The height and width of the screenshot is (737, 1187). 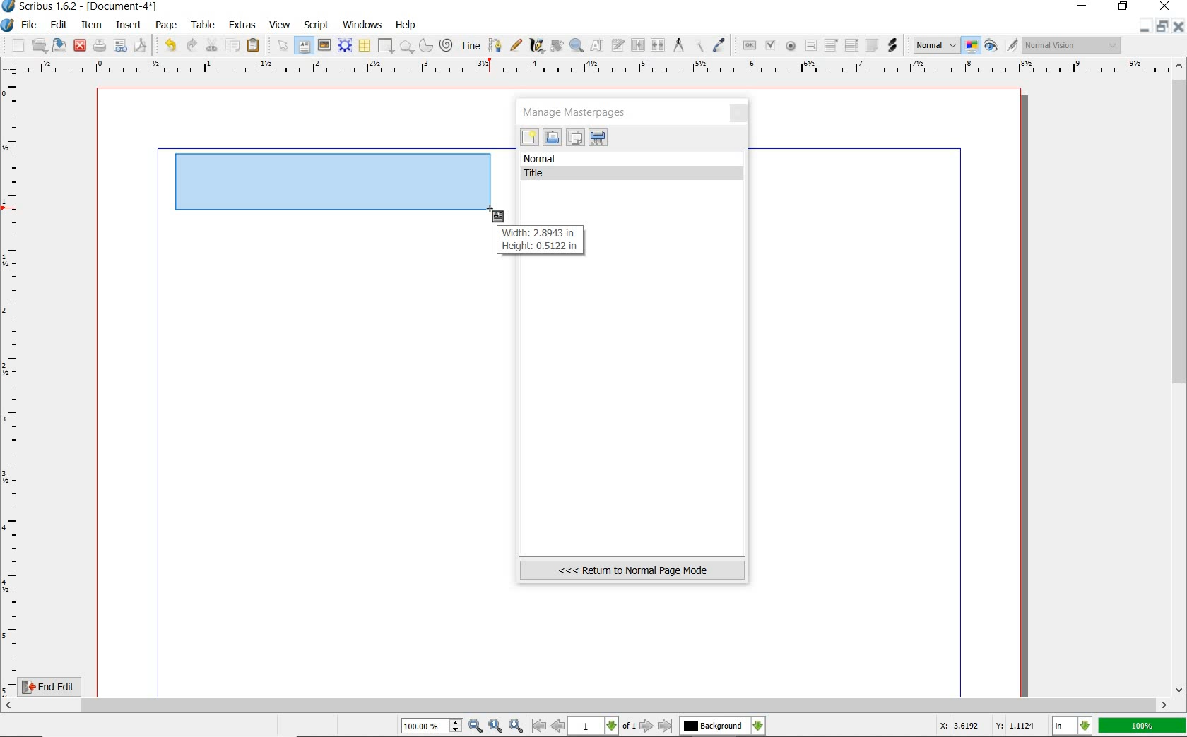 What do you see at coordinates (1124, 8) in the screenshot?
I see `restore` at bounding box center [1124, 8].